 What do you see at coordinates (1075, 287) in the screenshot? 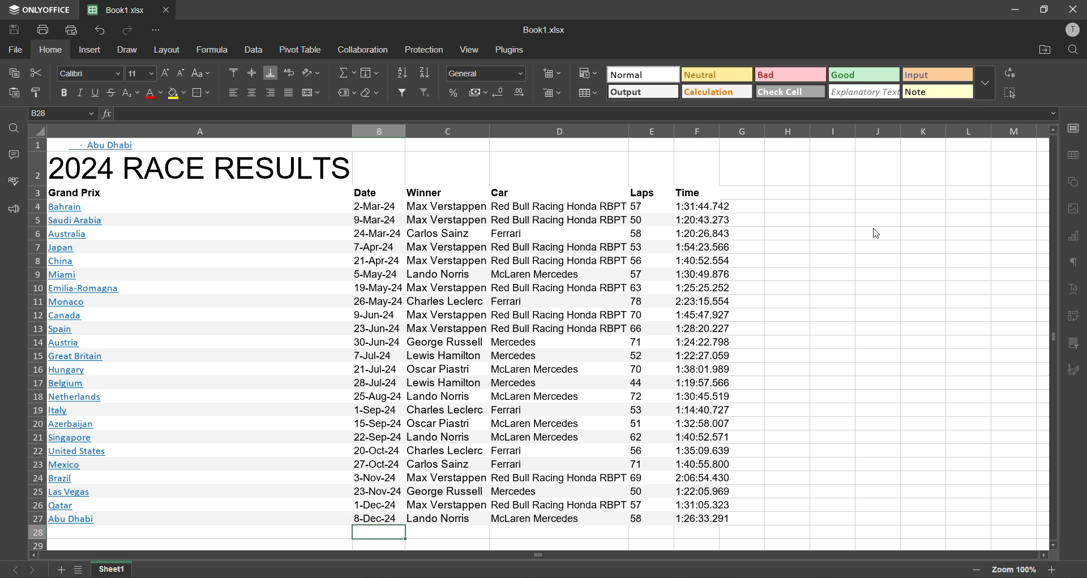
I see `text` at bounding box center [1075, 287].